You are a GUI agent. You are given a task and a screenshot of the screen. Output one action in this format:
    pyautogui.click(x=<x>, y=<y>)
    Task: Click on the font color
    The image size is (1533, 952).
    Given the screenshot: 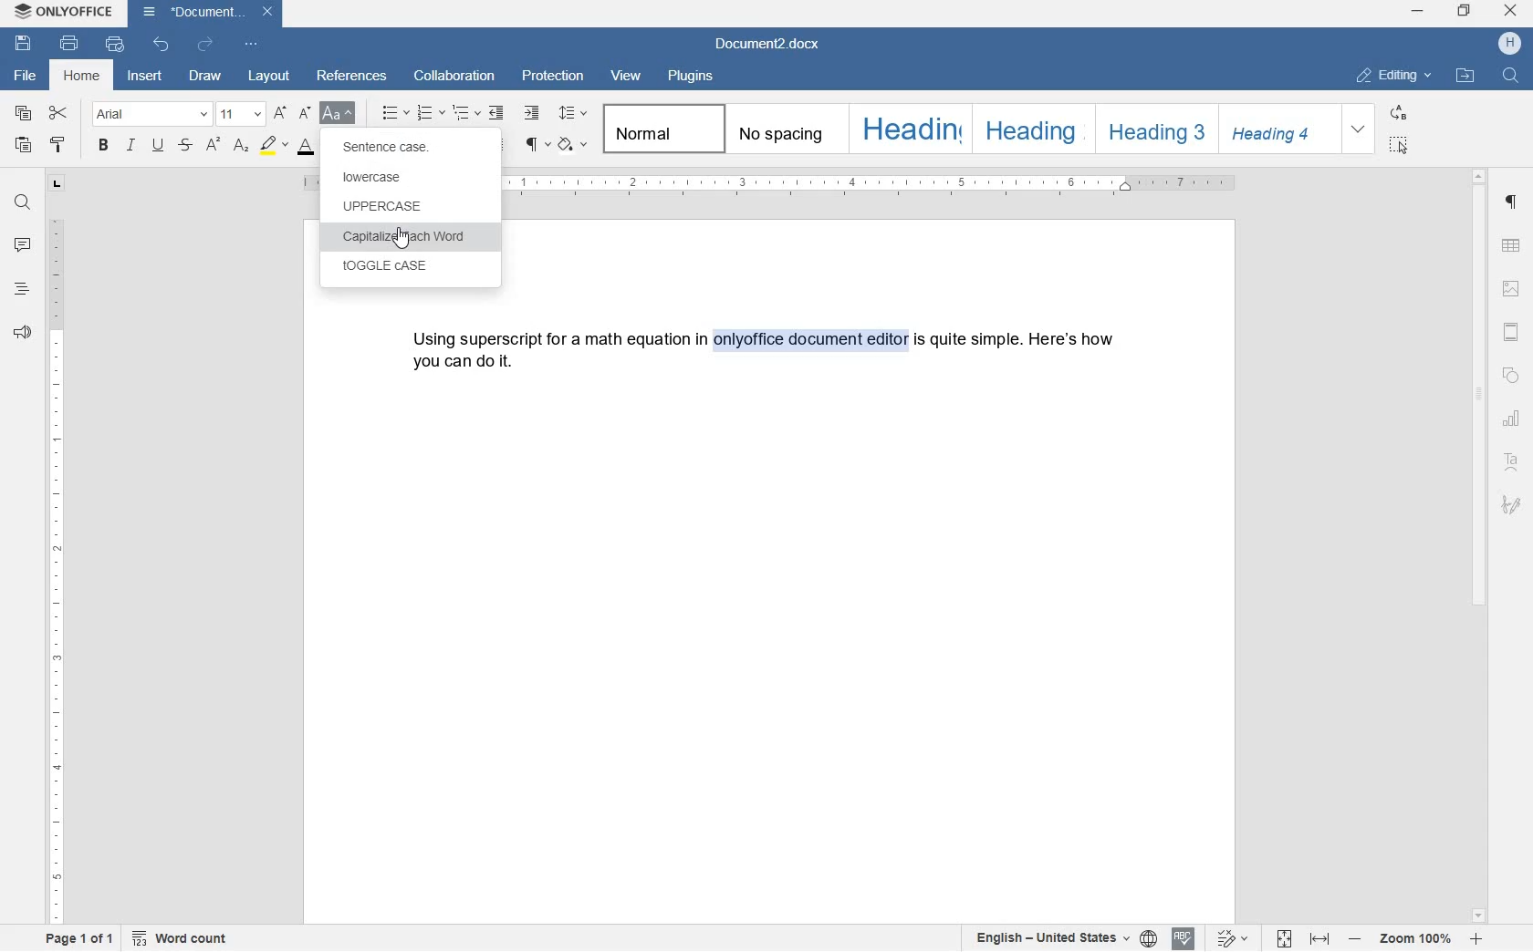 What is the action you would take?
    pyautogui.click(x=311, y=147)
    